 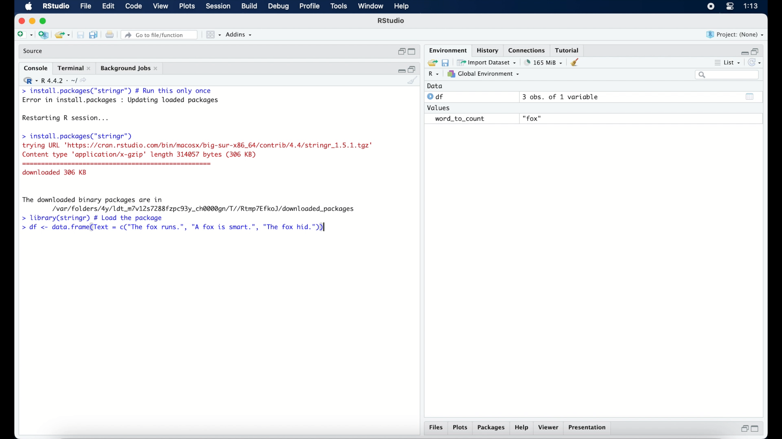 What do you see at coordinates (446, 62) in the screenshot?
I see `save` at bounding box center [446, 62].